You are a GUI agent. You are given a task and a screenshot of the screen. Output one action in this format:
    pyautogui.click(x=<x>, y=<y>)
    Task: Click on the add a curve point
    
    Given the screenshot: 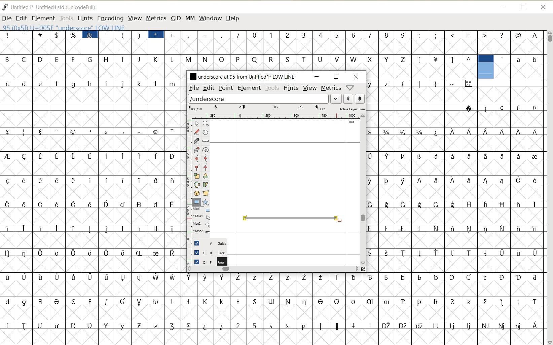 What is the action you would take?
    pyautogui.click(x=196, y=158)
    